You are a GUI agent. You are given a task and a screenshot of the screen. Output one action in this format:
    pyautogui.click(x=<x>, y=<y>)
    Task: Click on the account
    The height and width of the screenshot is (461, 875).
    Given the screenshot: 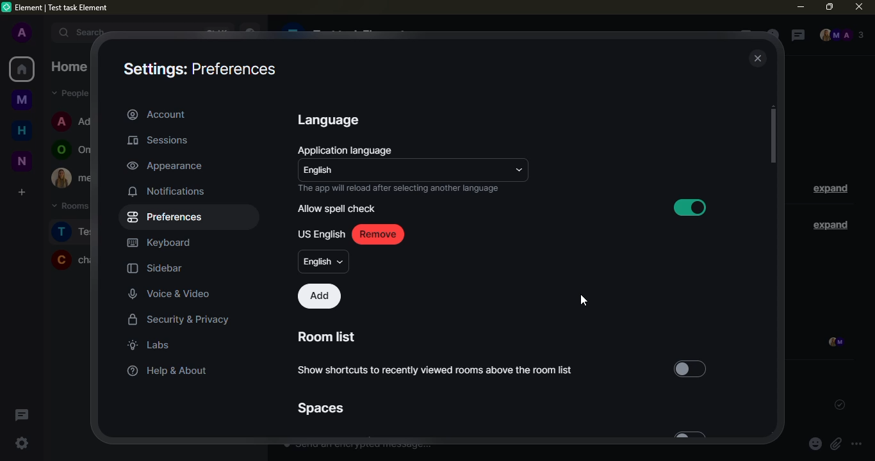 What is the action you would take?
    pyautogui.click(x=157, y=114)
    